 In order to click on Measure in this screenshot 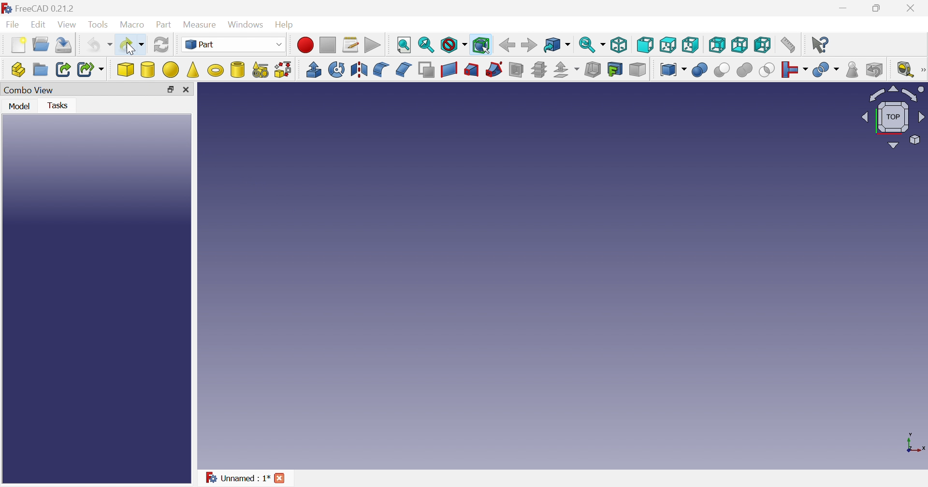, I will do `click(922, 72)`.